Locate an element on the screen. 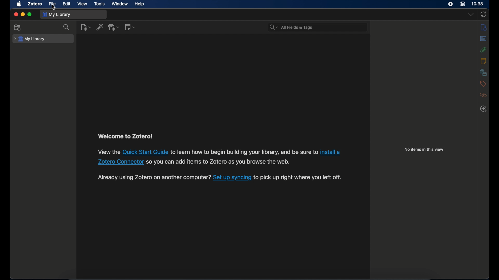  new note is located at coordinates (130, 27).